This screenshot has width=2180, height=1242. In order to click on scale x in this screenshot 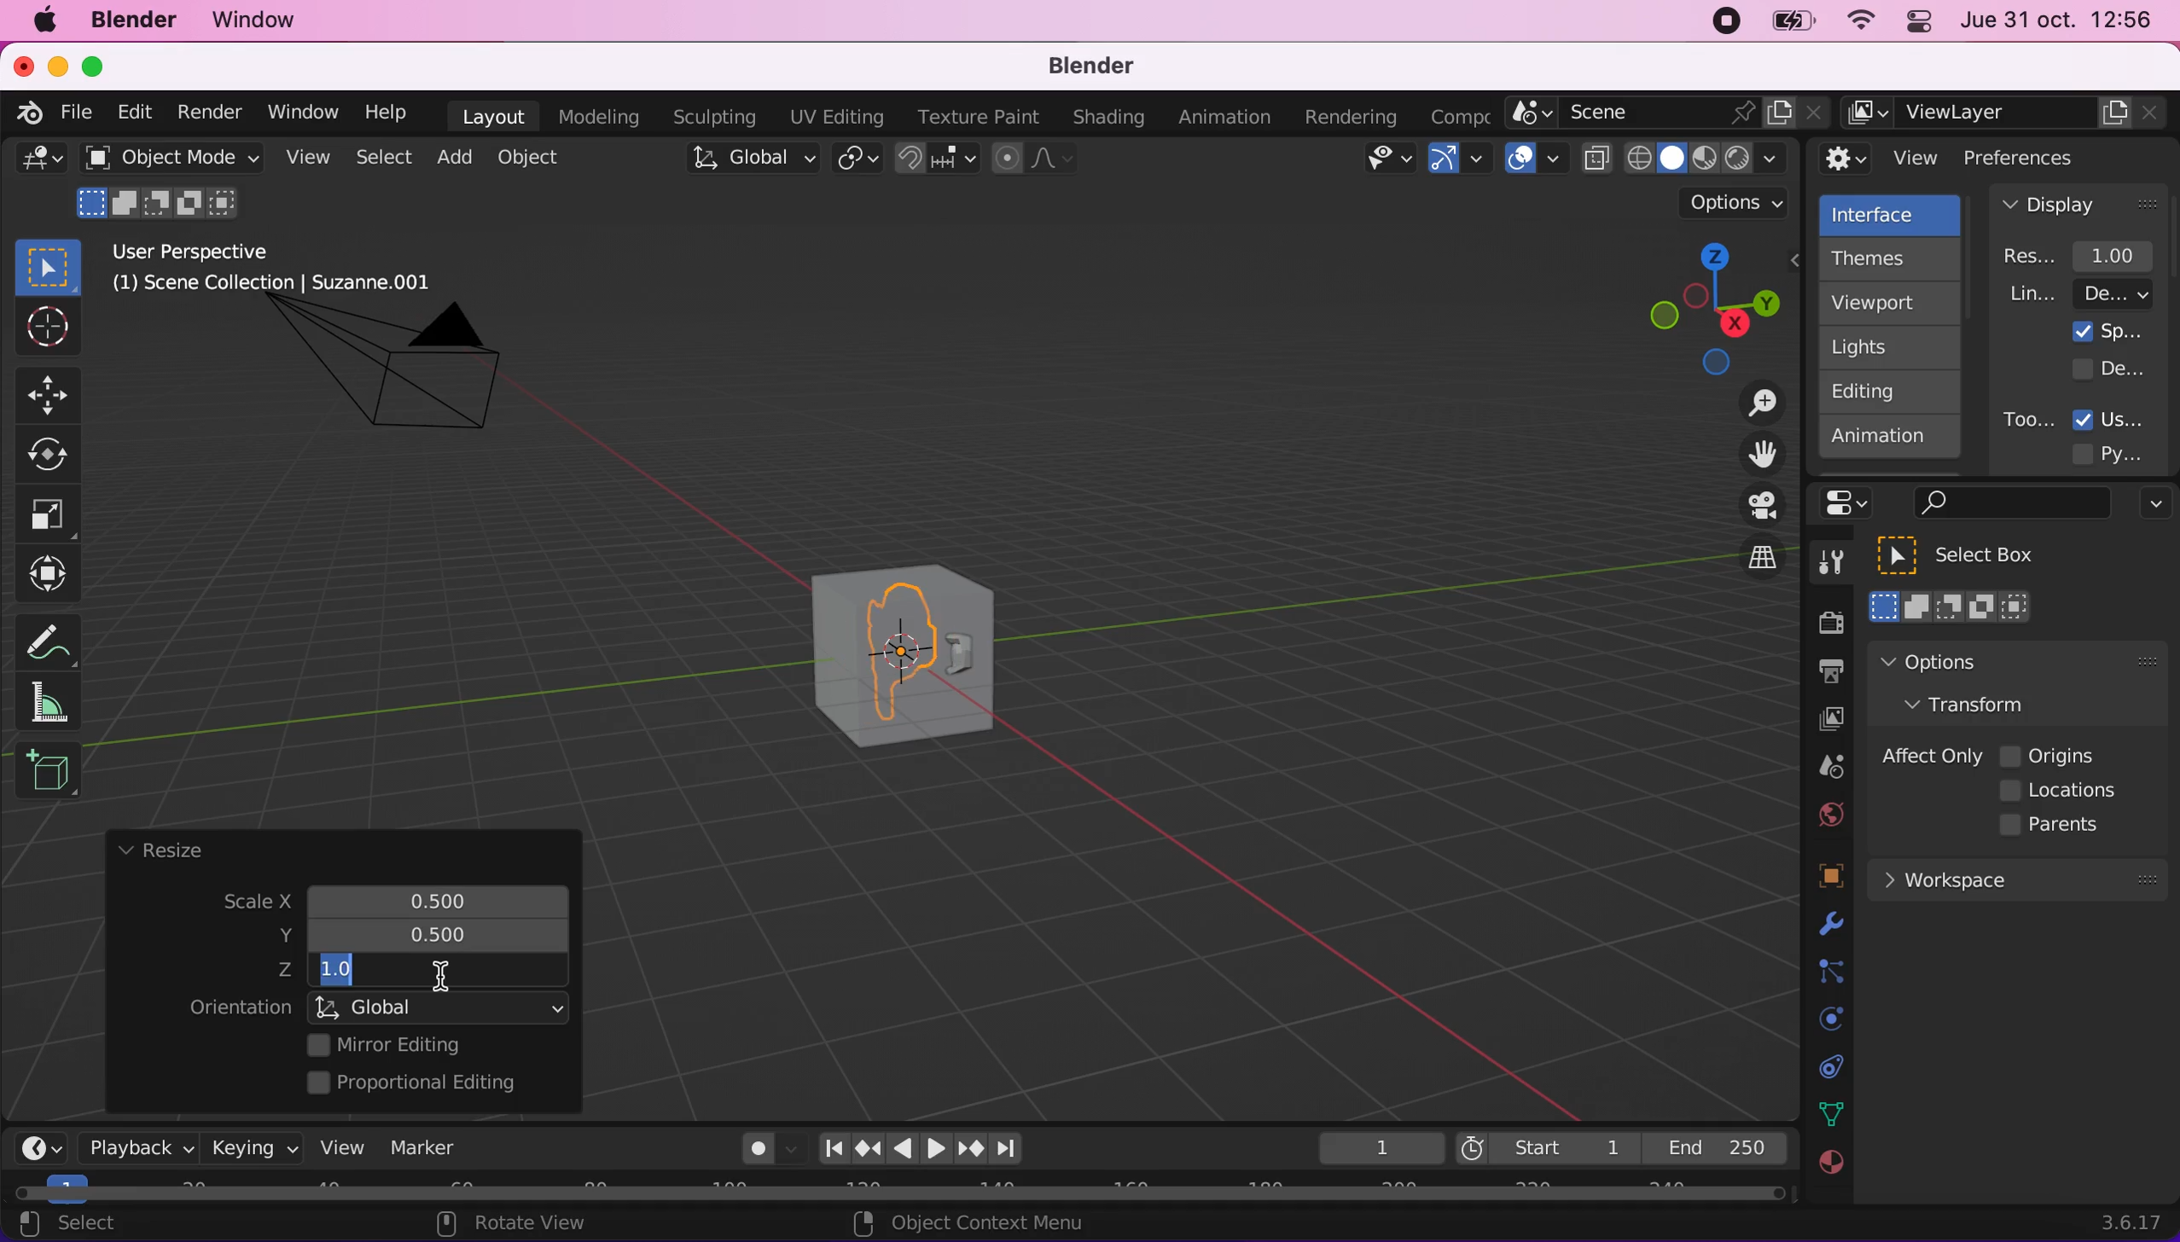, I will do `click(433, 896)`.